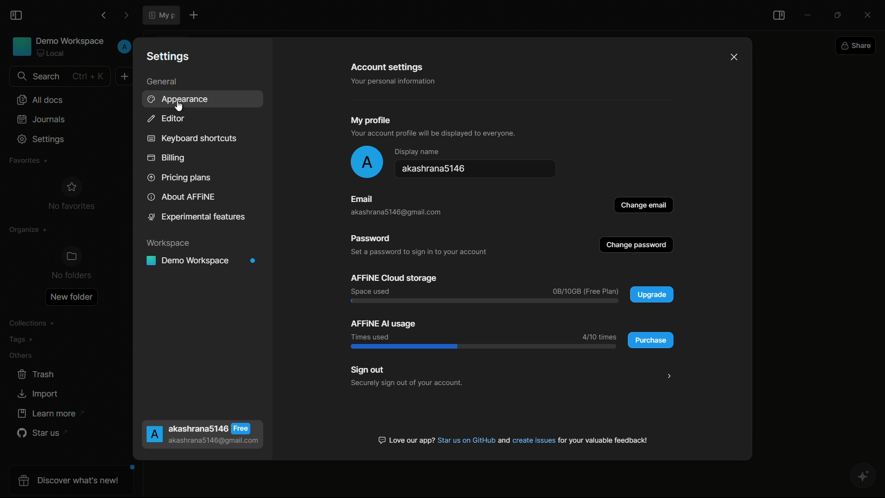 The height and width of the screenshot is (498, 885). What do you see at coordinates (419, 253) in the screenshot?
I see `Set a password to sign in to your account` at bounding box center [419, 253].